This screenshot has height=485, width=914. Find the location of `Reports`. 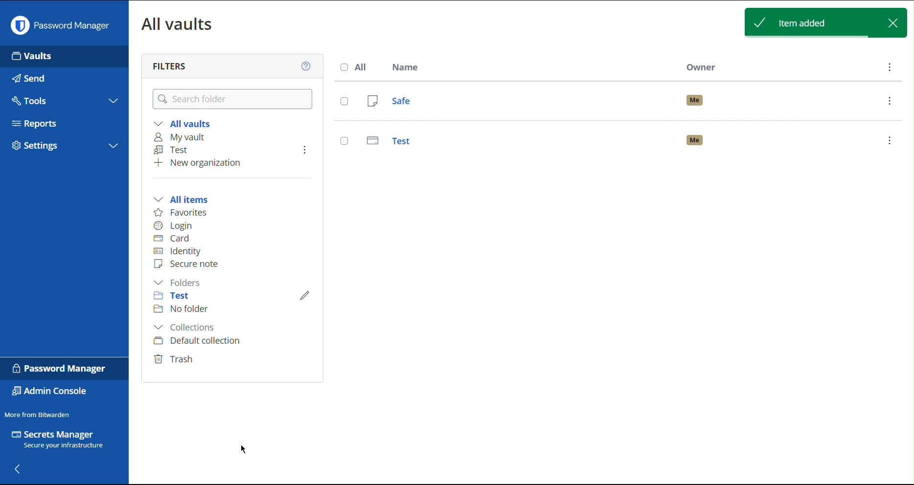

Reports is located at coordinates (38, 122).